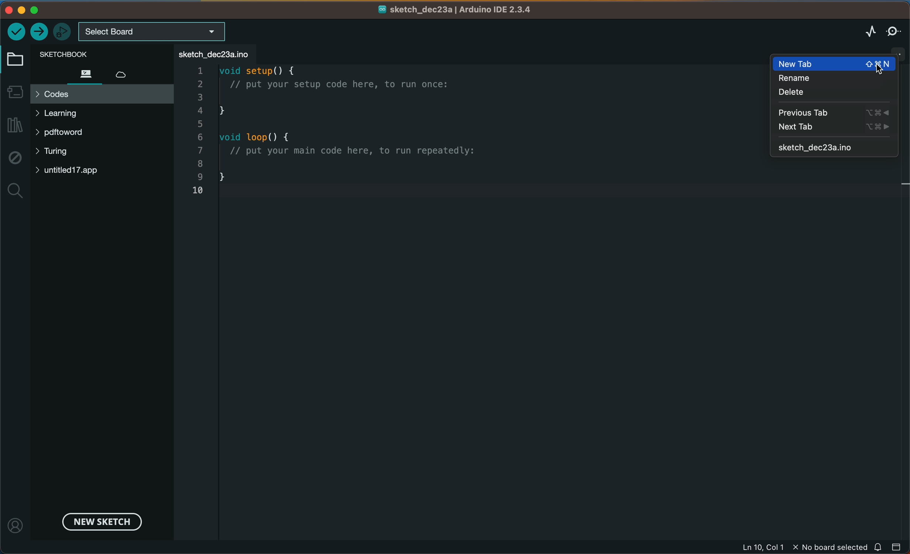 The height and width of the screenshot is (554, 910). Describe the element at coordinates (813, 79) in the screenshot. I see `rename` at that location.